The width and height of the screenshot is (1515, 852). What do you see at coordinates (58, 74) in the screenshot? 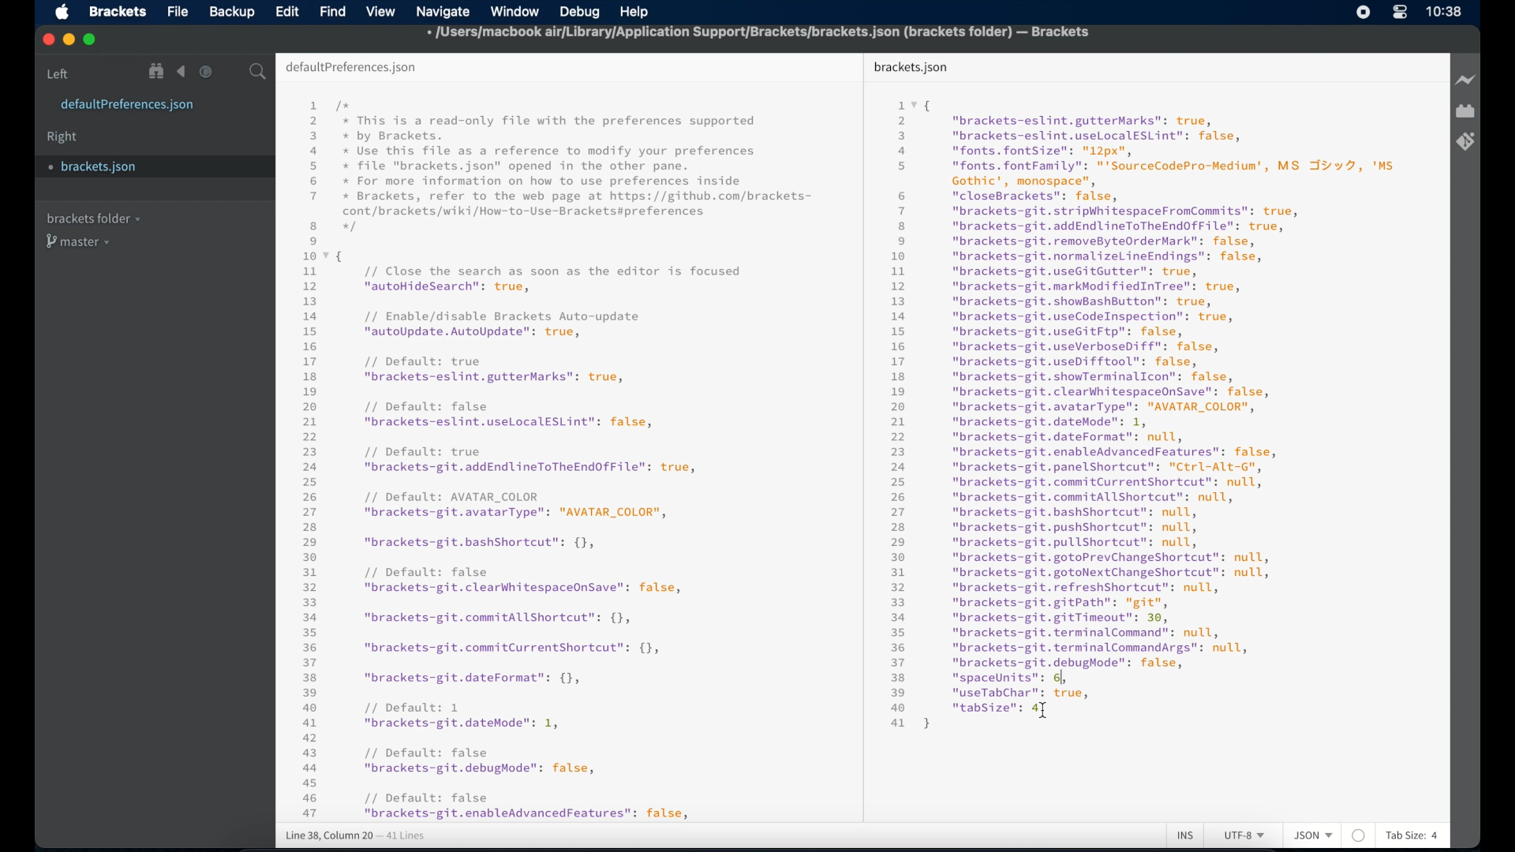
I see `left` at bounding box center [58, 74].